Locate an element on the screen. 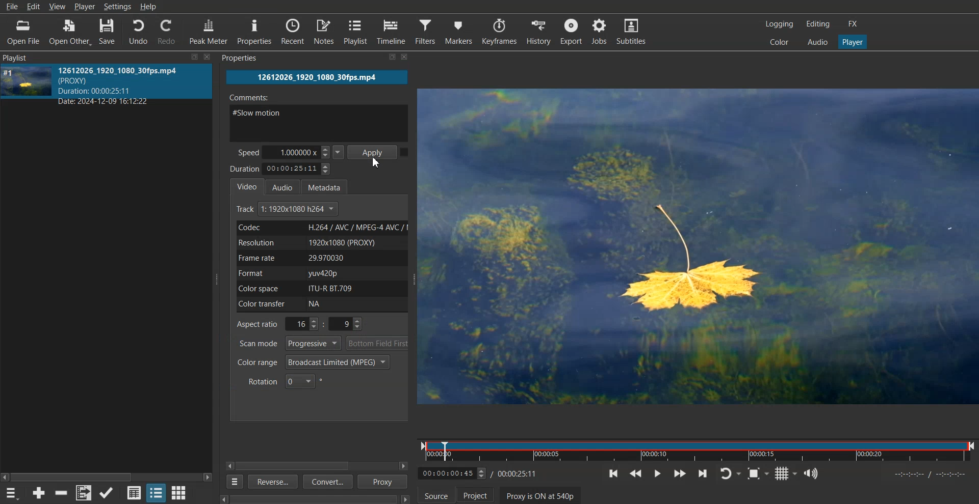 The width and height of the screenshot is (979, 504). Subtitle is located at coordinates (634, 31).